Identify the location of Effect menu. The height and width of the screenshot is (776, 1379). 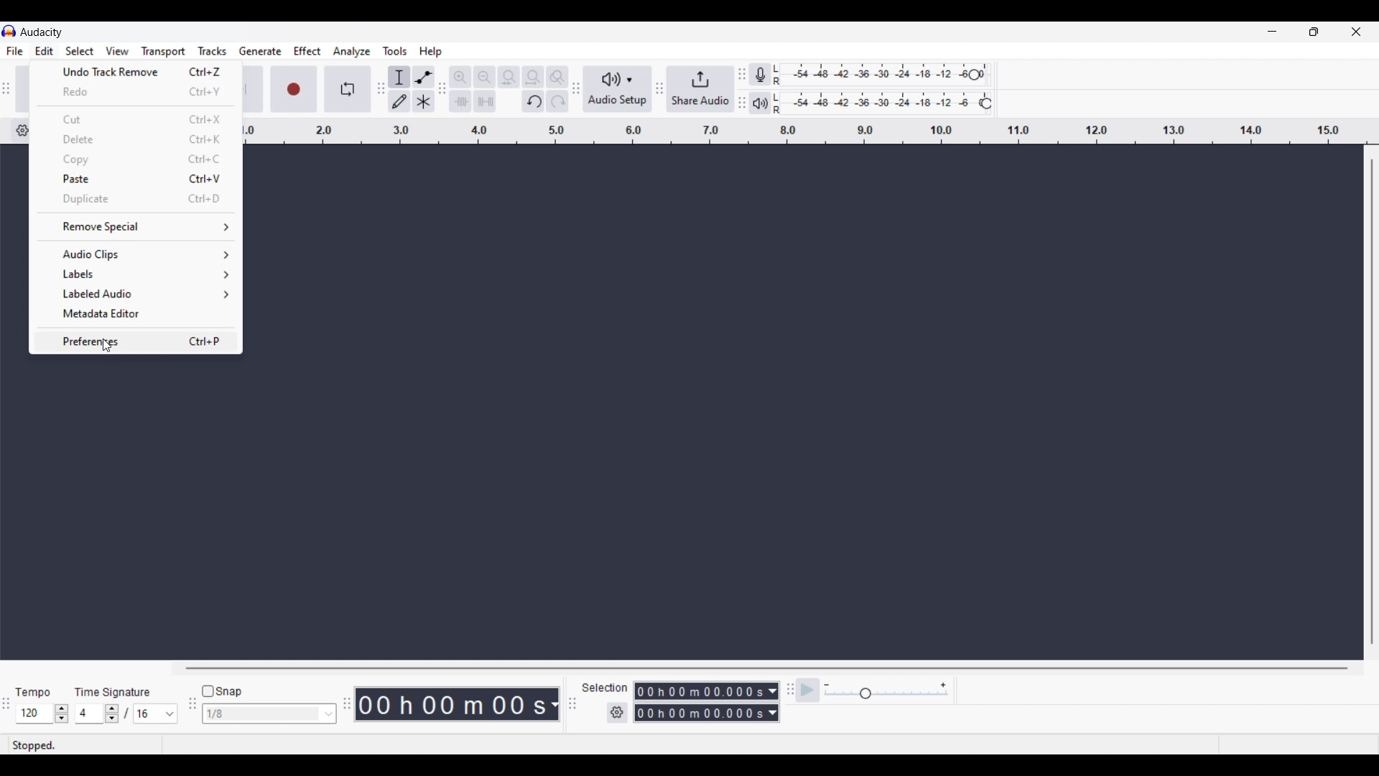
(308, 51).